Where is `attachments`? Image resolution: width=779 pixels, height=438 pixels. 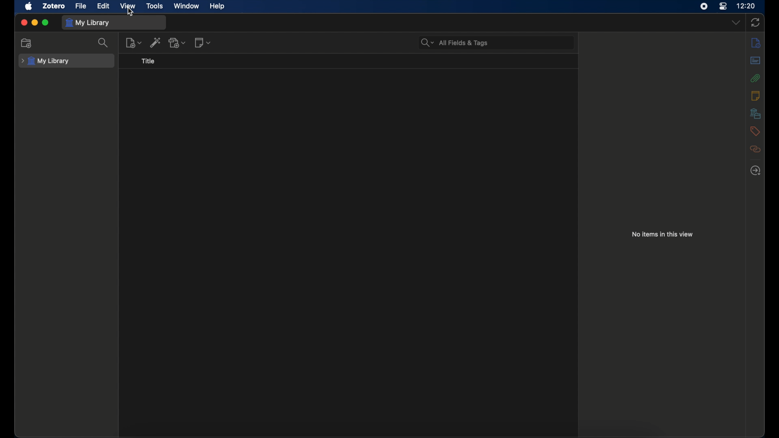 attachments is located at coordinates (755, 78).